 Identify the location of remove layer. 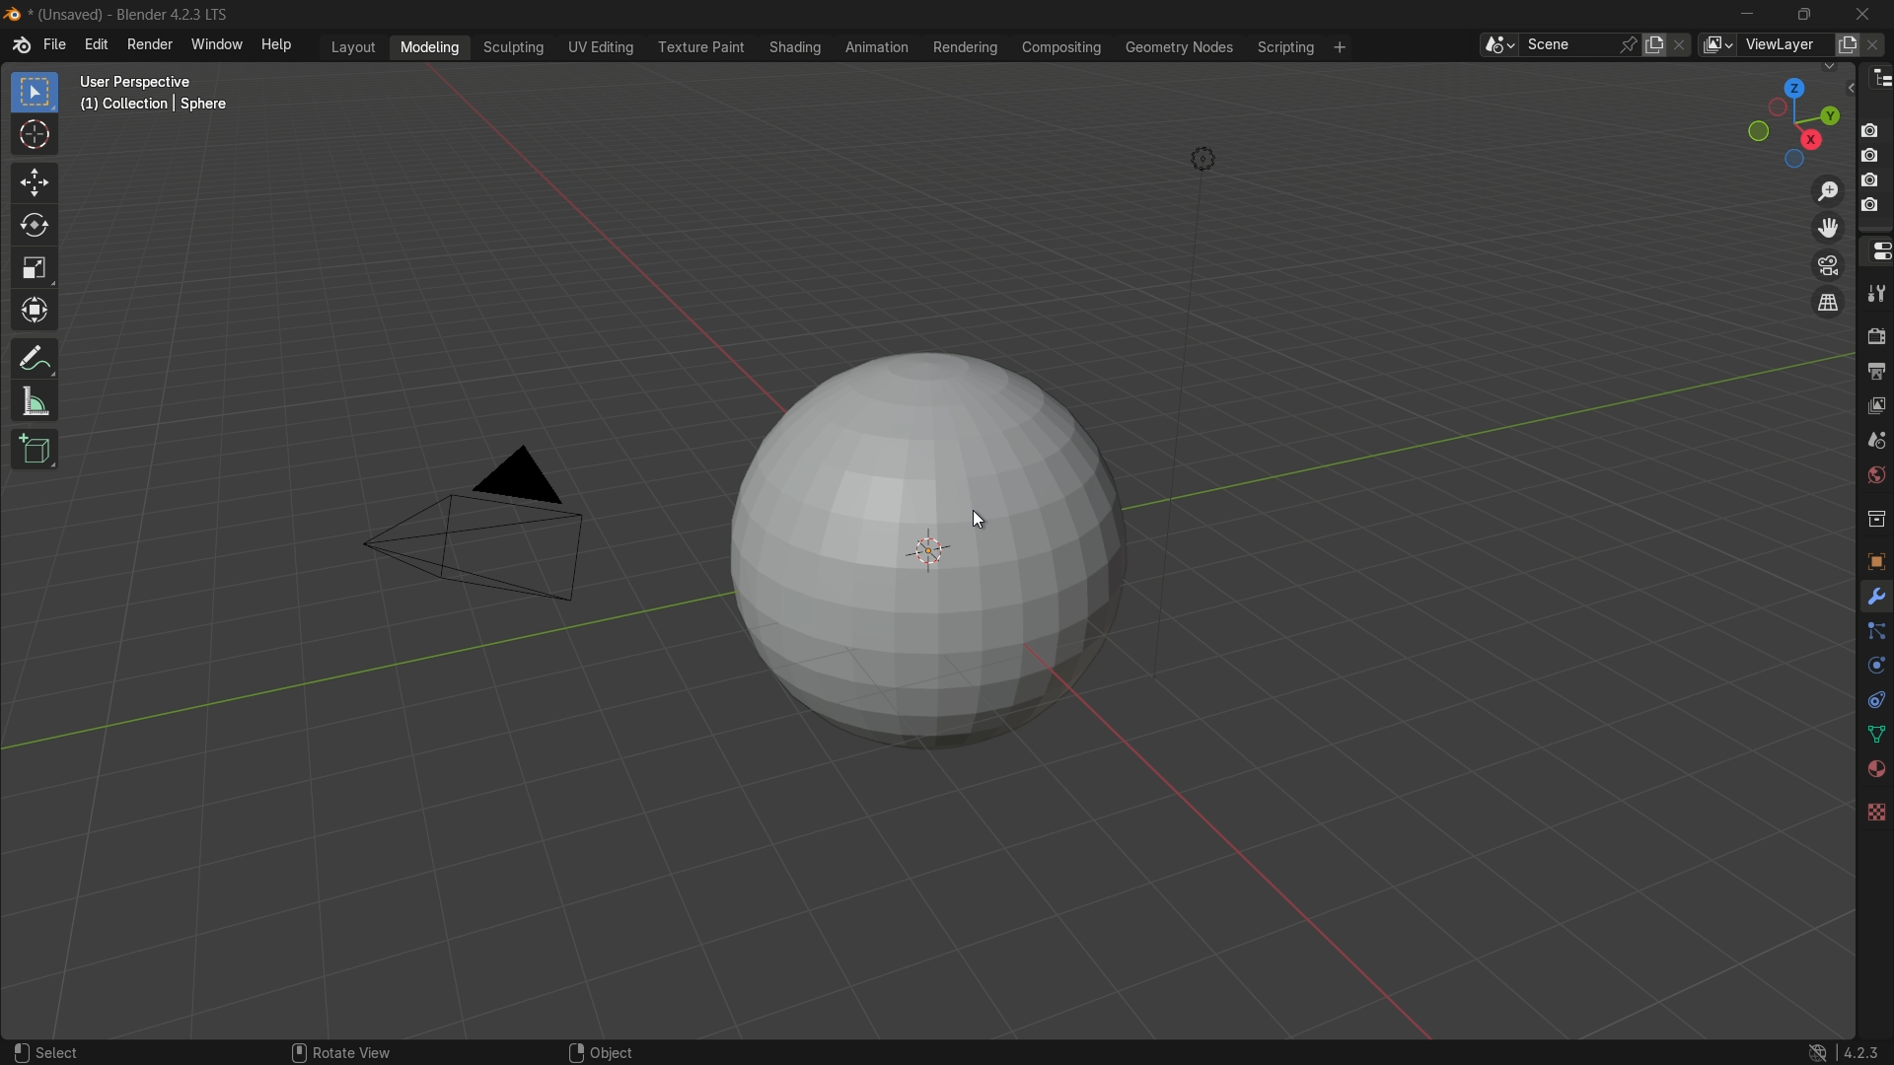
(1877, 44).